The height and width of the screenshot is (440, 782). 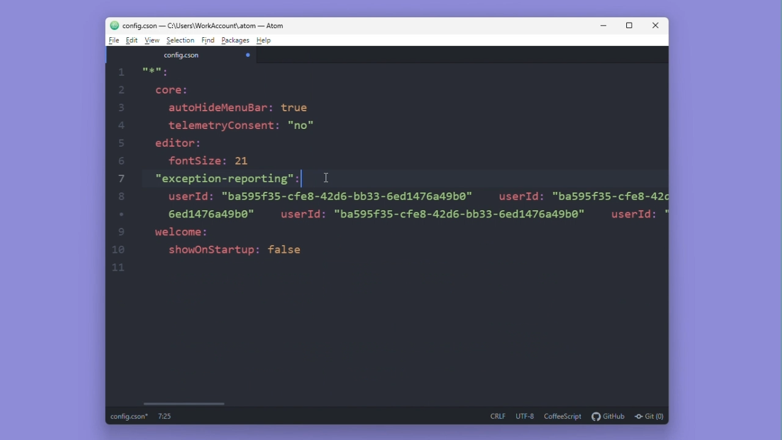 What do you see at coordinates (153, 40) in the screenshot?
I see `View` at bounding box center [153, 40].